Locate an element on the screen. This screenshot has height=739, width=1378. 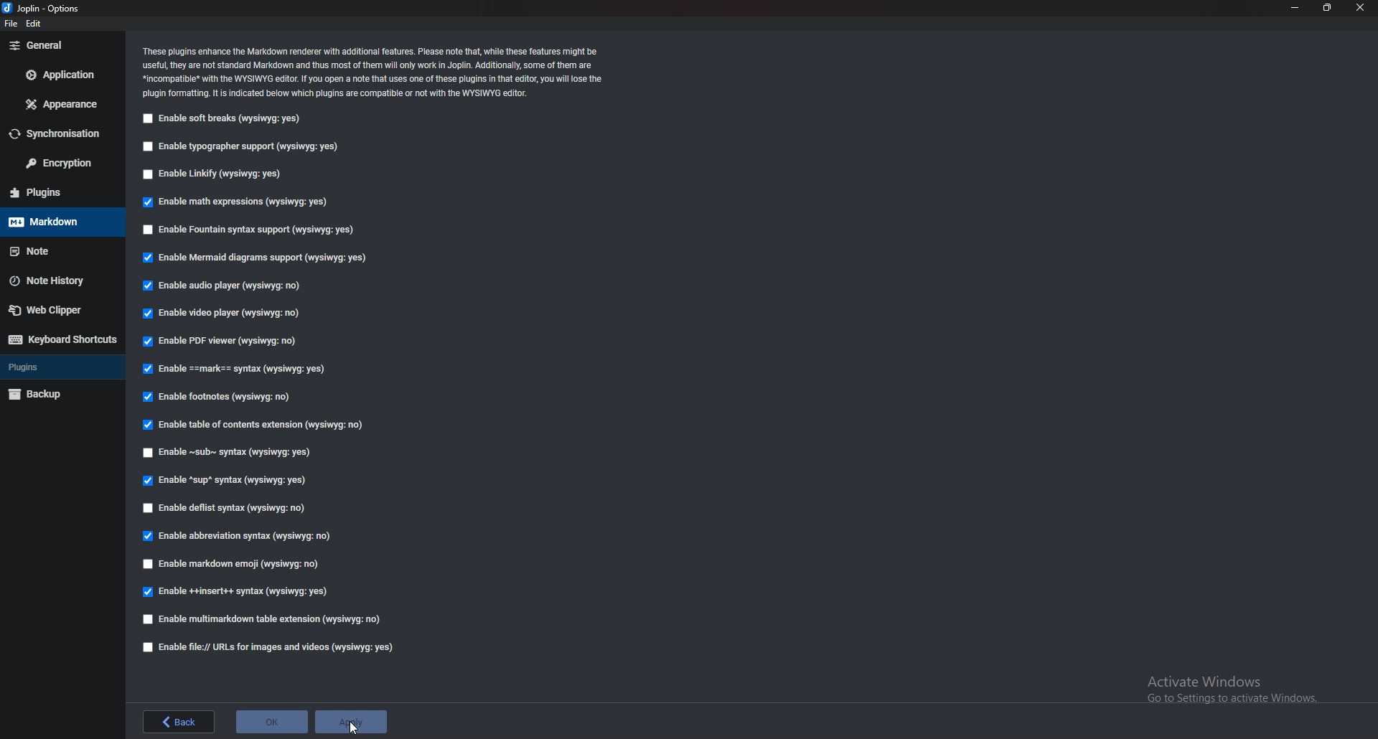
close is located at coordinates (1361, 8).